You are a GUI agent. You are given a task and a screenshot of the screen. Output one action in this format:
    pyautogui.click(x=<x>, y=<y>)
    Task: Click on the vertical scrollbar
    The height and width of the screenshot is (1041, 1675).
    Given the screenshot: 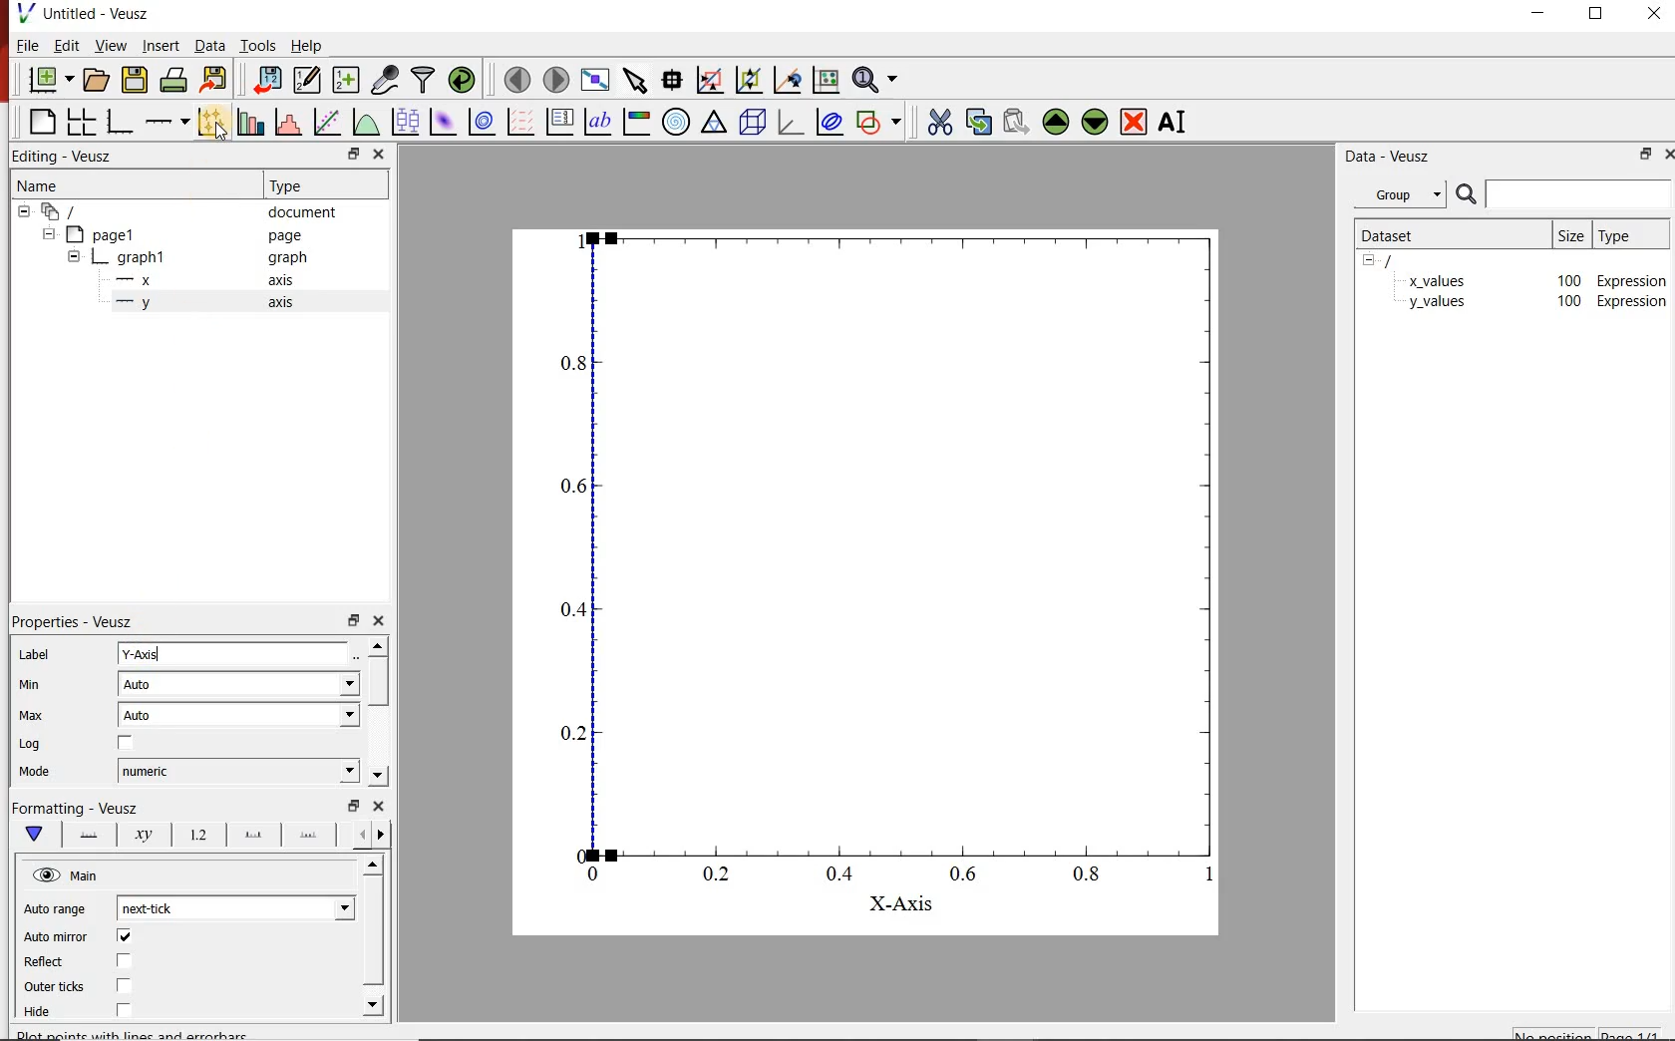 What is the action you would take?
    pyautogui.click(x=377, y=682)
    